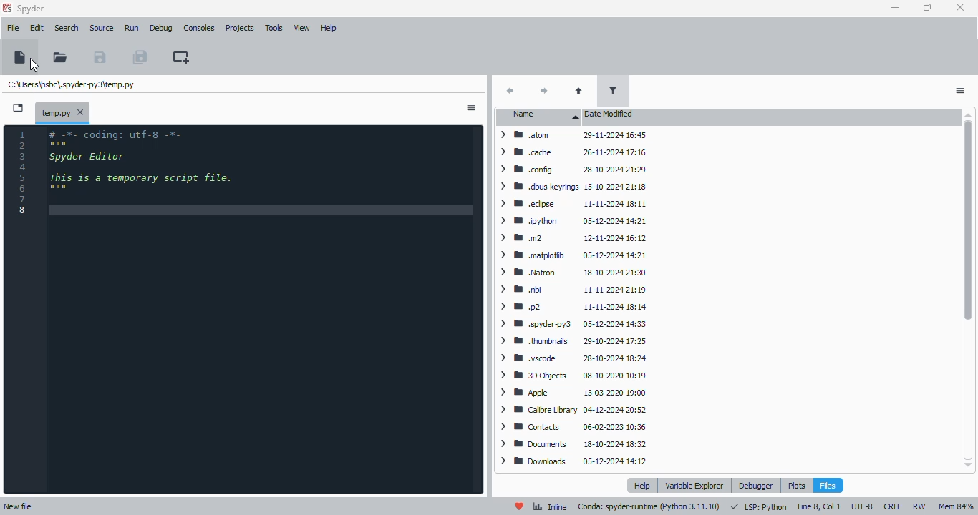 The height and width of the screenshot is (515, 978). What do you see at coordinates (919, 506) in the screenshot?
I see `RW` at bounding box center [919, 506].